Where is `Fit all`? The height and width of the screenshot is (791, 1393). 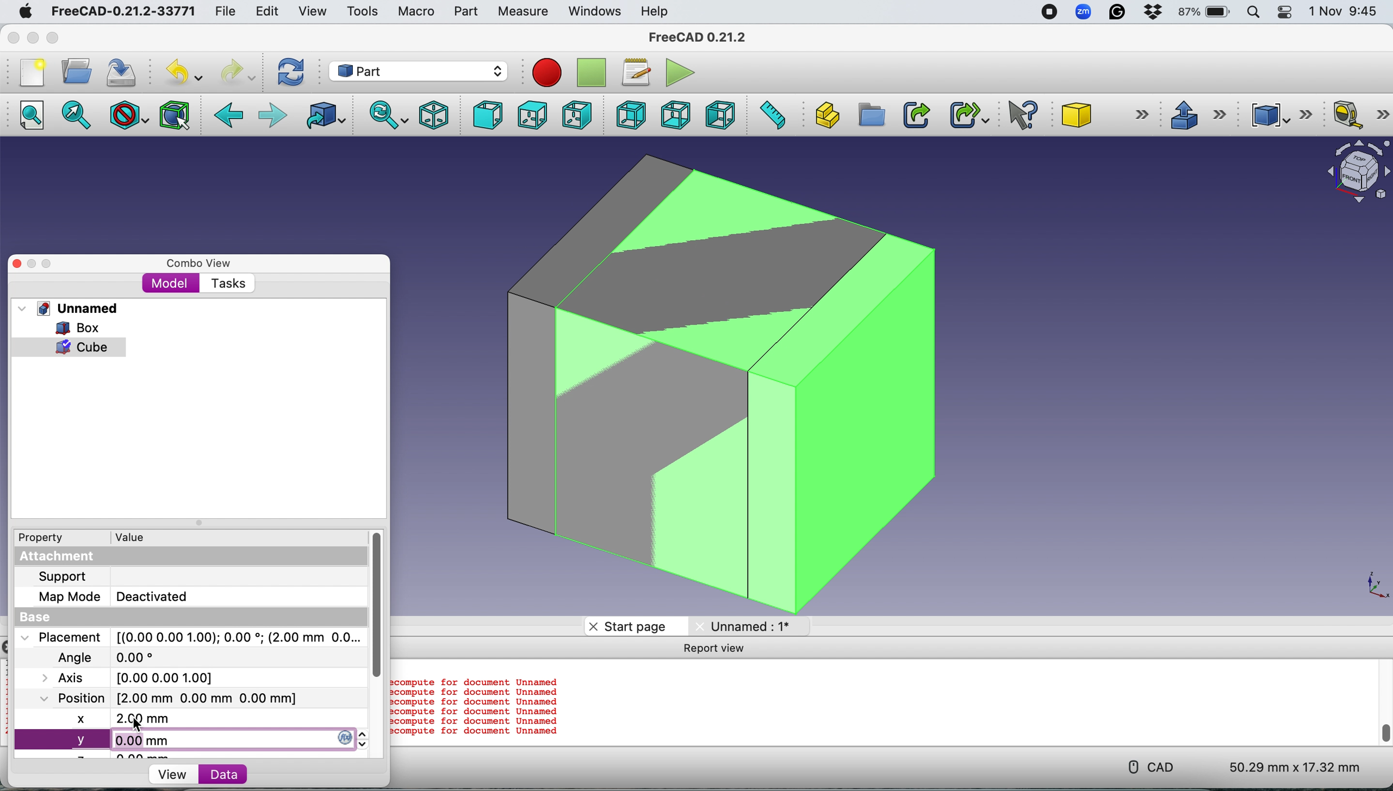
Fit all is located at coordinates (38, 116).